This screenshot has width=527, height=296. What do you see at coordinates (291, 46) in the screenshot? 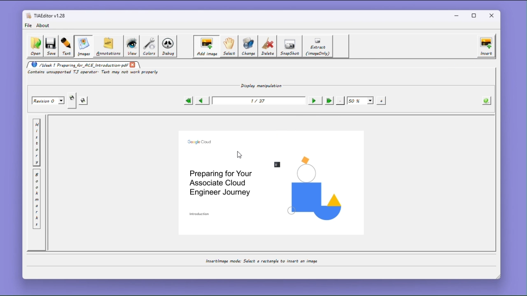
I see `SnapShot` at bounding box center [291, 46].